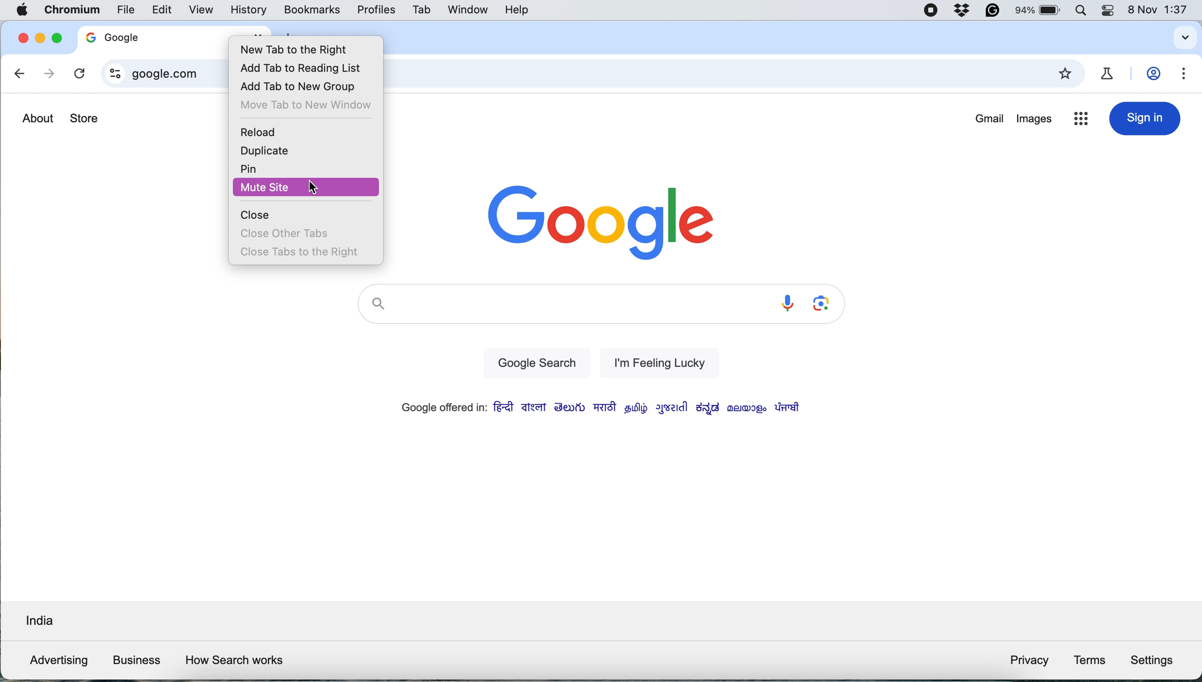  Describe the element at coordinates (1112, 11) in the screenshot. I see `control center` at that location.